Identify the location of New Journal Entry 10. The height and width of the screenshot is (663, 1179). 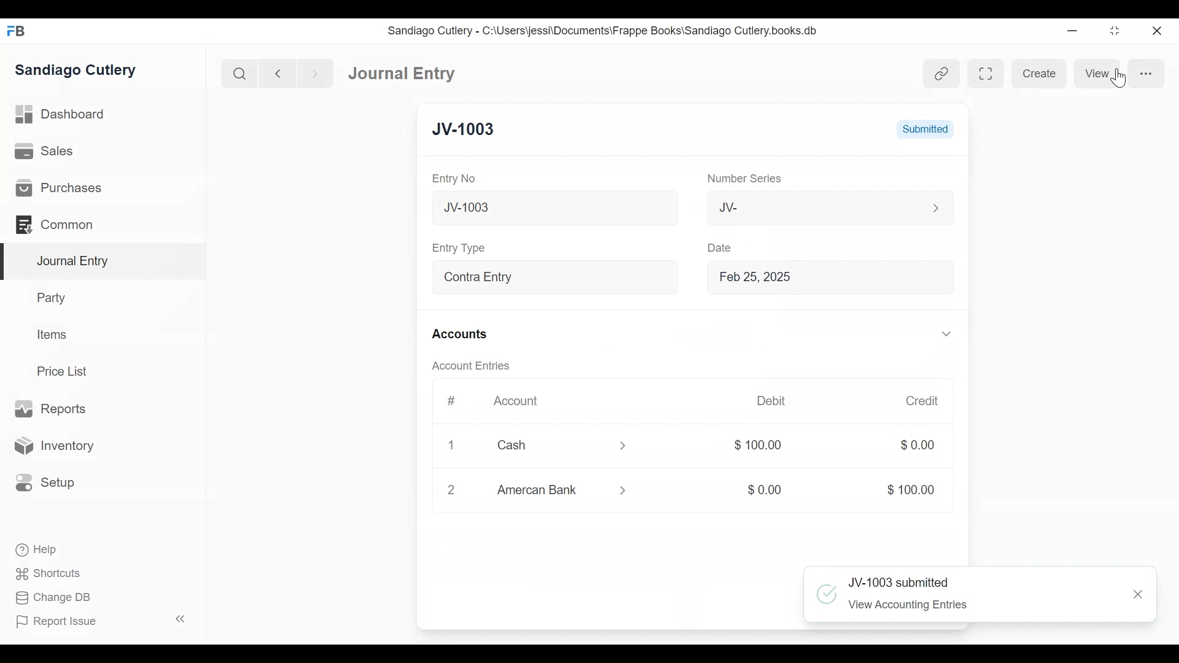
(553, 207).